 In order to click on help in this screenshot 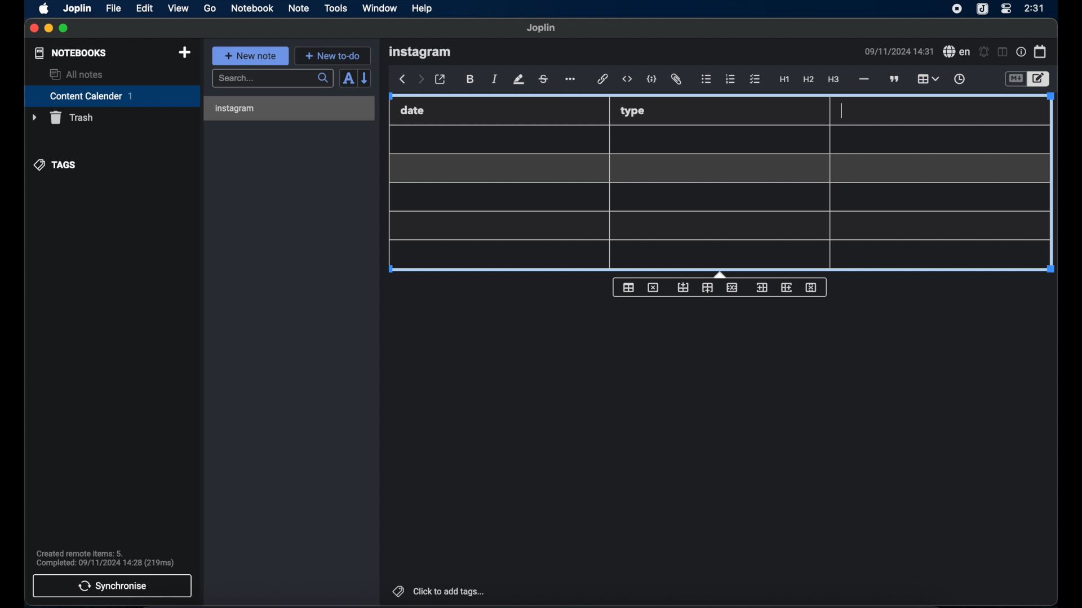, I will do `click(423, 9)`.